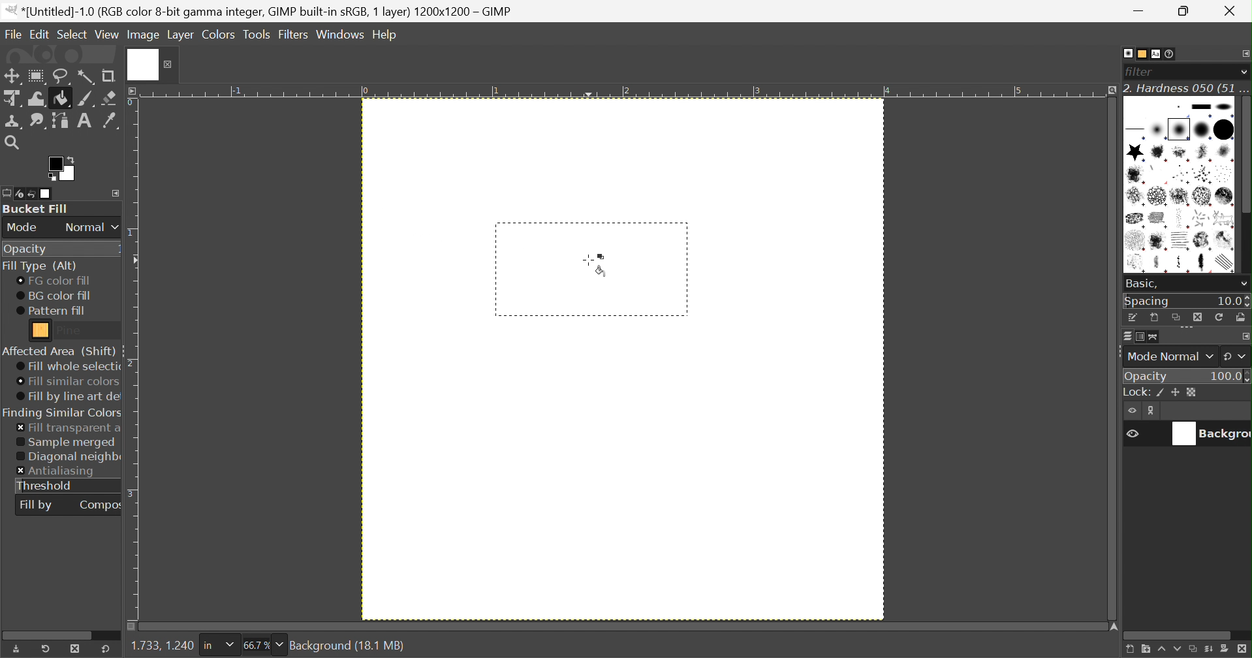 This screenshot has height=658, width=1252. I want to click on Charcoal, so click(1135, 219).